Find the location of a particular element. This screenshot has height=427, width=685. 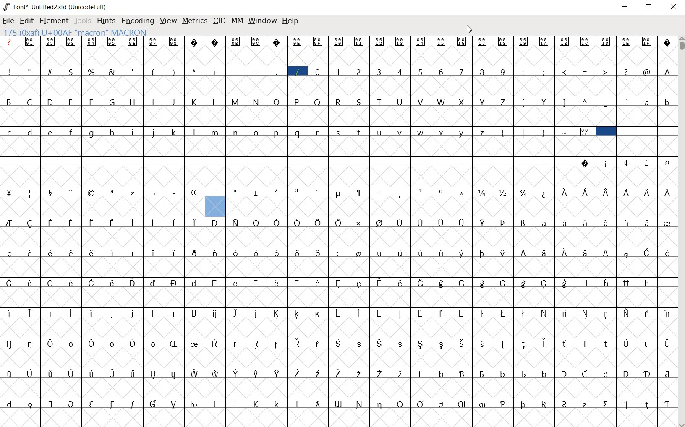

Symbol is located at coordinates (523, 283).